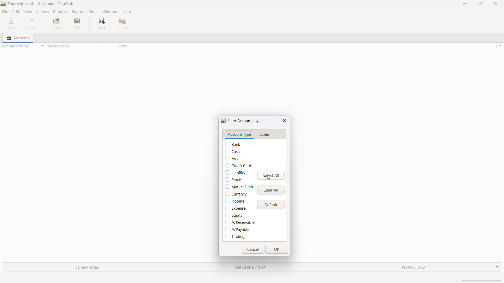 The image size is (504, 283). Describe the element at coordinates (480, 4) in the screenshot. I see `maximize` at that location.